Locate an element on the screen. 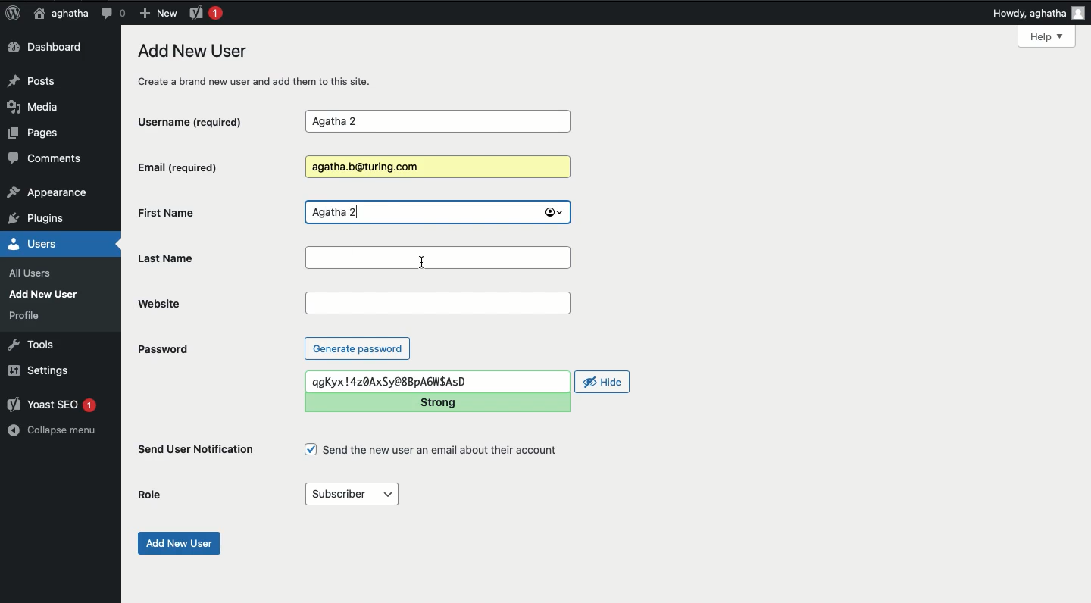 This screenshot has height=603, width=1091. Users is located at coordinates (48, 244).